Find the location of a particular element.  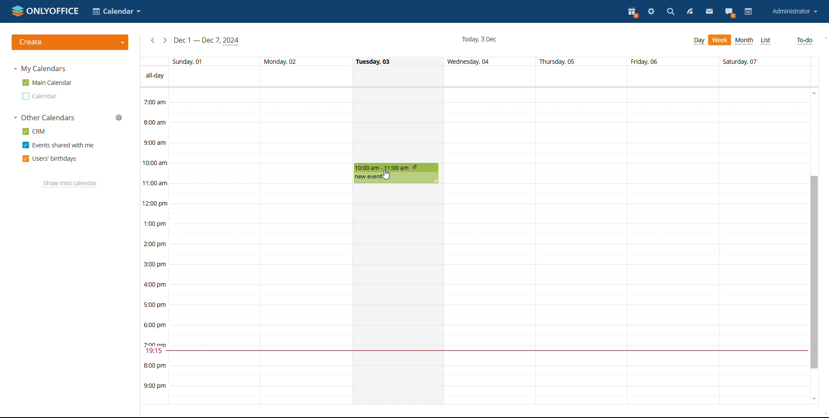

scrollbar is located at coordinates (815, 273).